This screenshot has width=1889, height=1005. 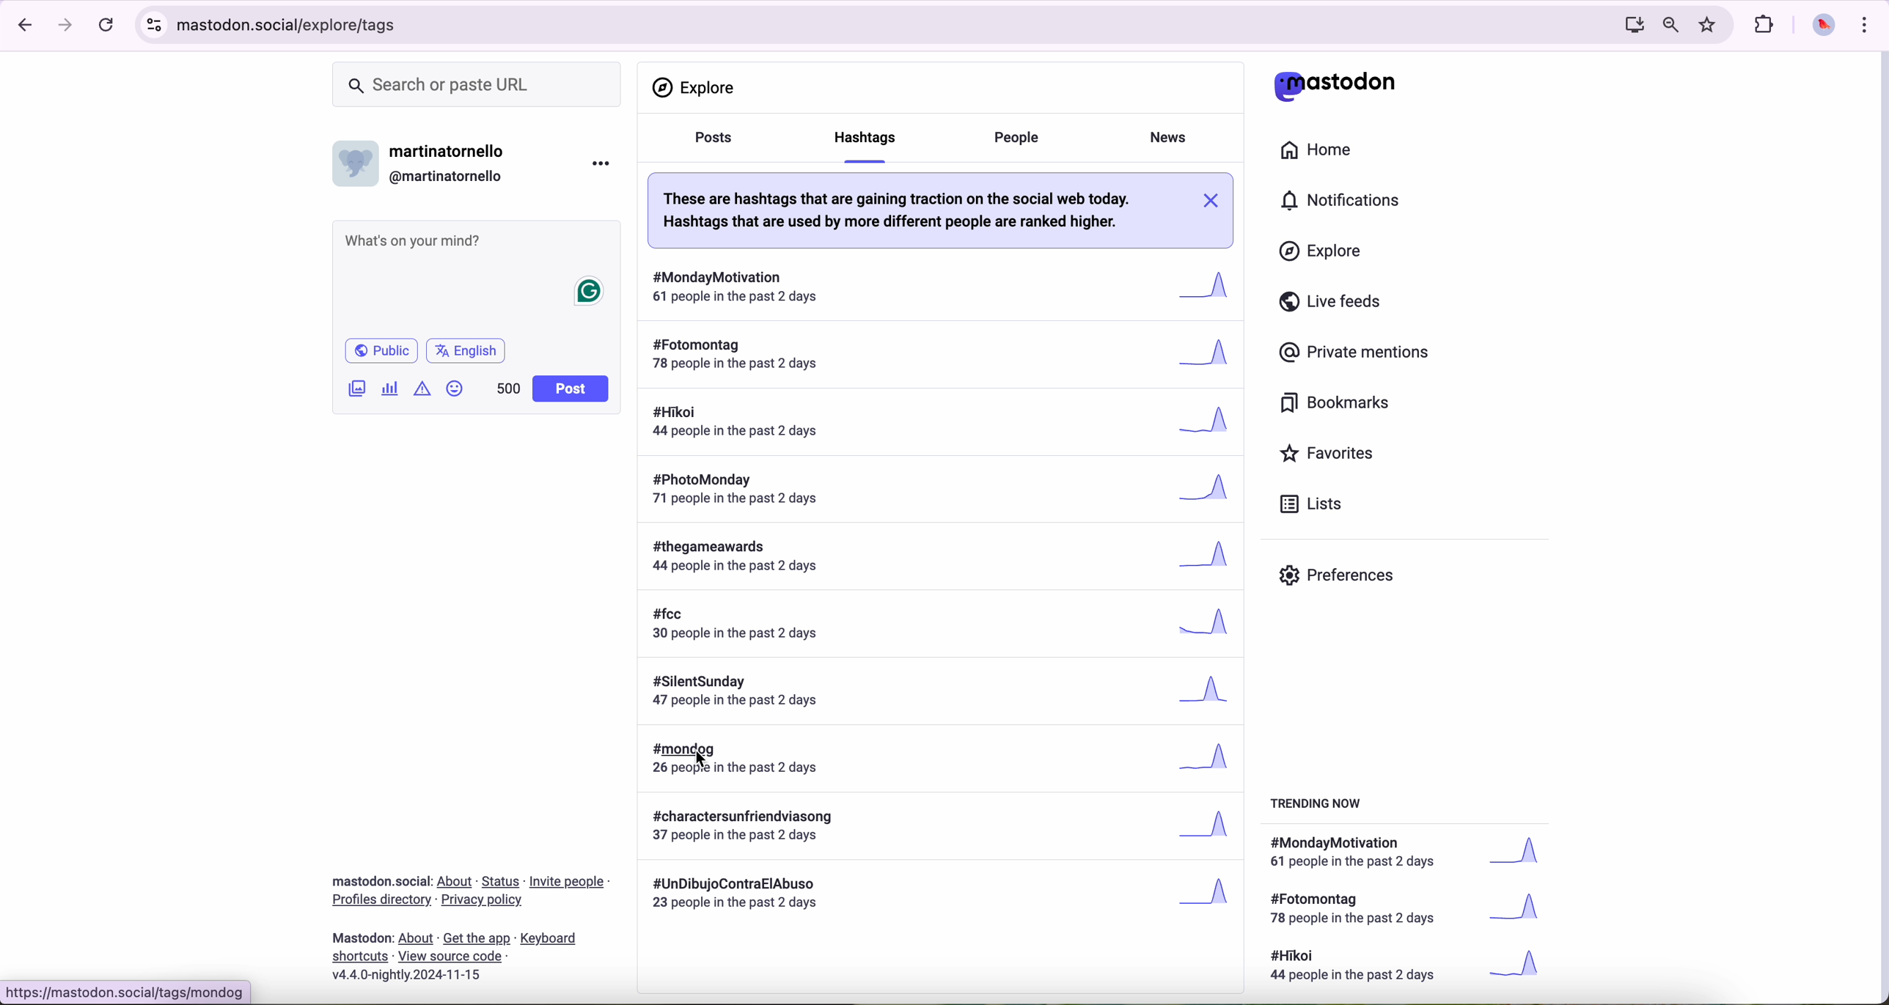 What do you see at coordinates (1318, 148) in the screenshot?
I see `home` at bounding box center [1318, 148].